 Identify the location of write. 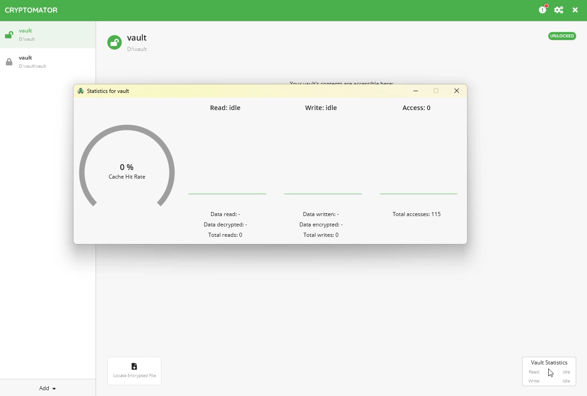
(534, 381).